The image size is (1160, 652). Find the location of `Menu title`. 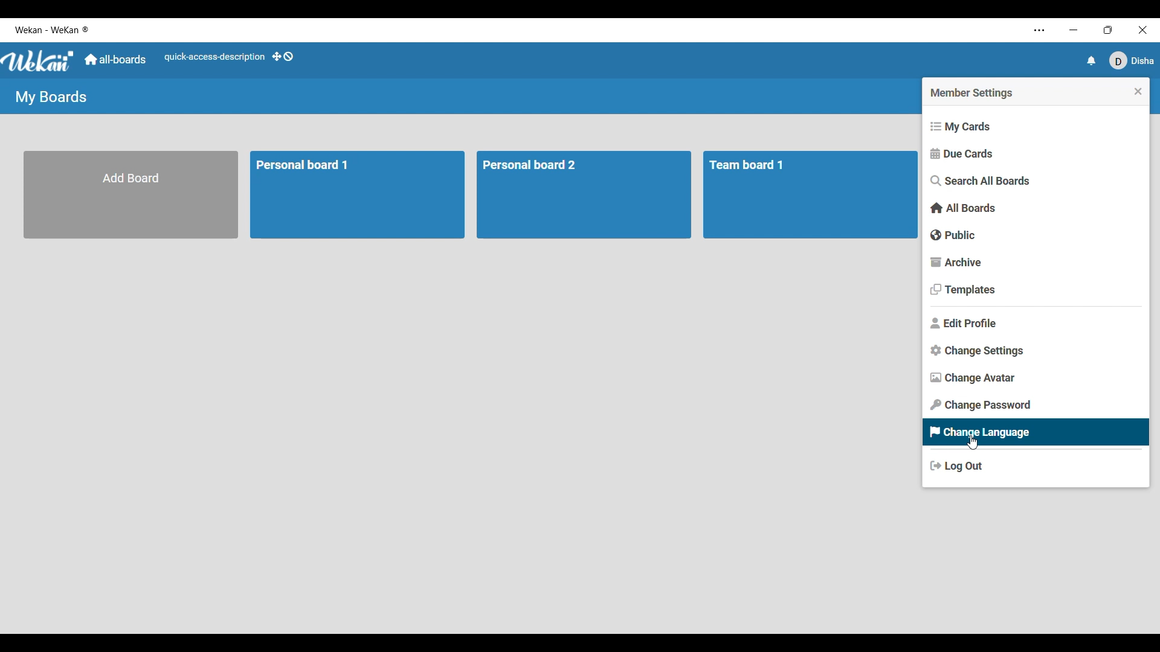

Menu title is located at coordinates (973, 94).